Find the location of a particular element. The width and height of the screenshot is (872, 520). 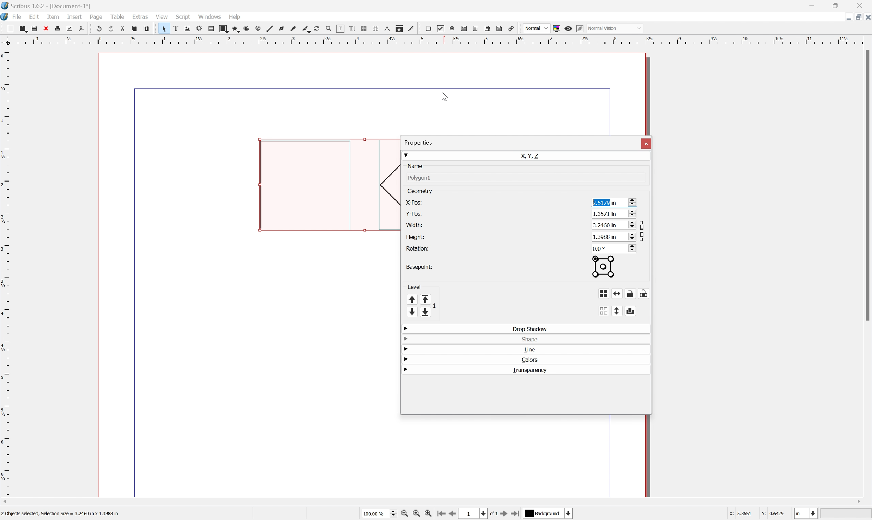

x-pos is located at coordinates (413, 203).